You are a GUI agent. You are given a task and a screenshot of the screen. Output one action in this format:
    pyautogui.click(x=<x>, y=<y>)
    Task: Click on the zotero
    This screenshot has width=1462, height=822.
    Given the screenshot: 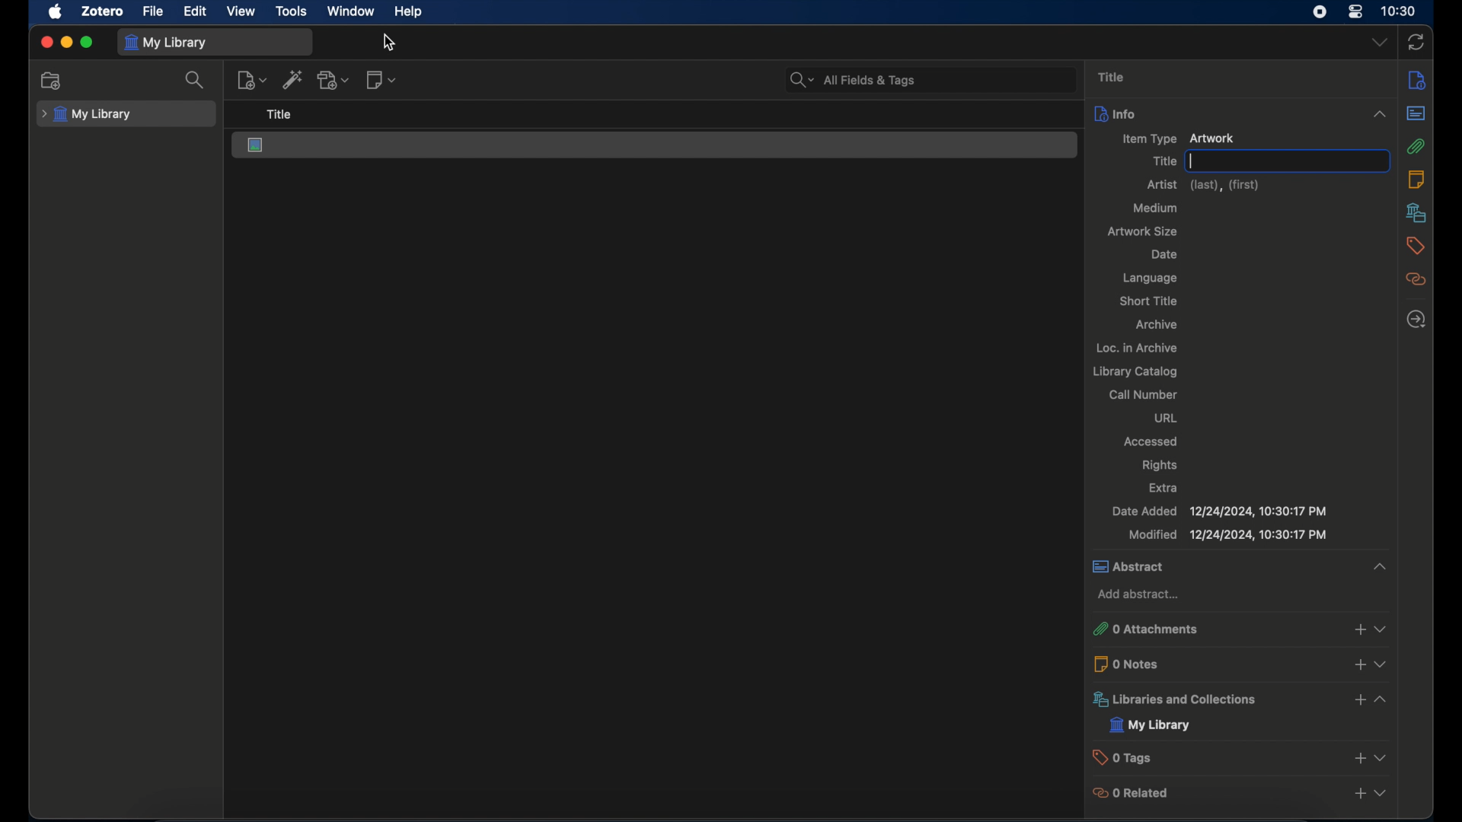 What is the action you would take?
    pyautogui.click(x=102, y=11)
    